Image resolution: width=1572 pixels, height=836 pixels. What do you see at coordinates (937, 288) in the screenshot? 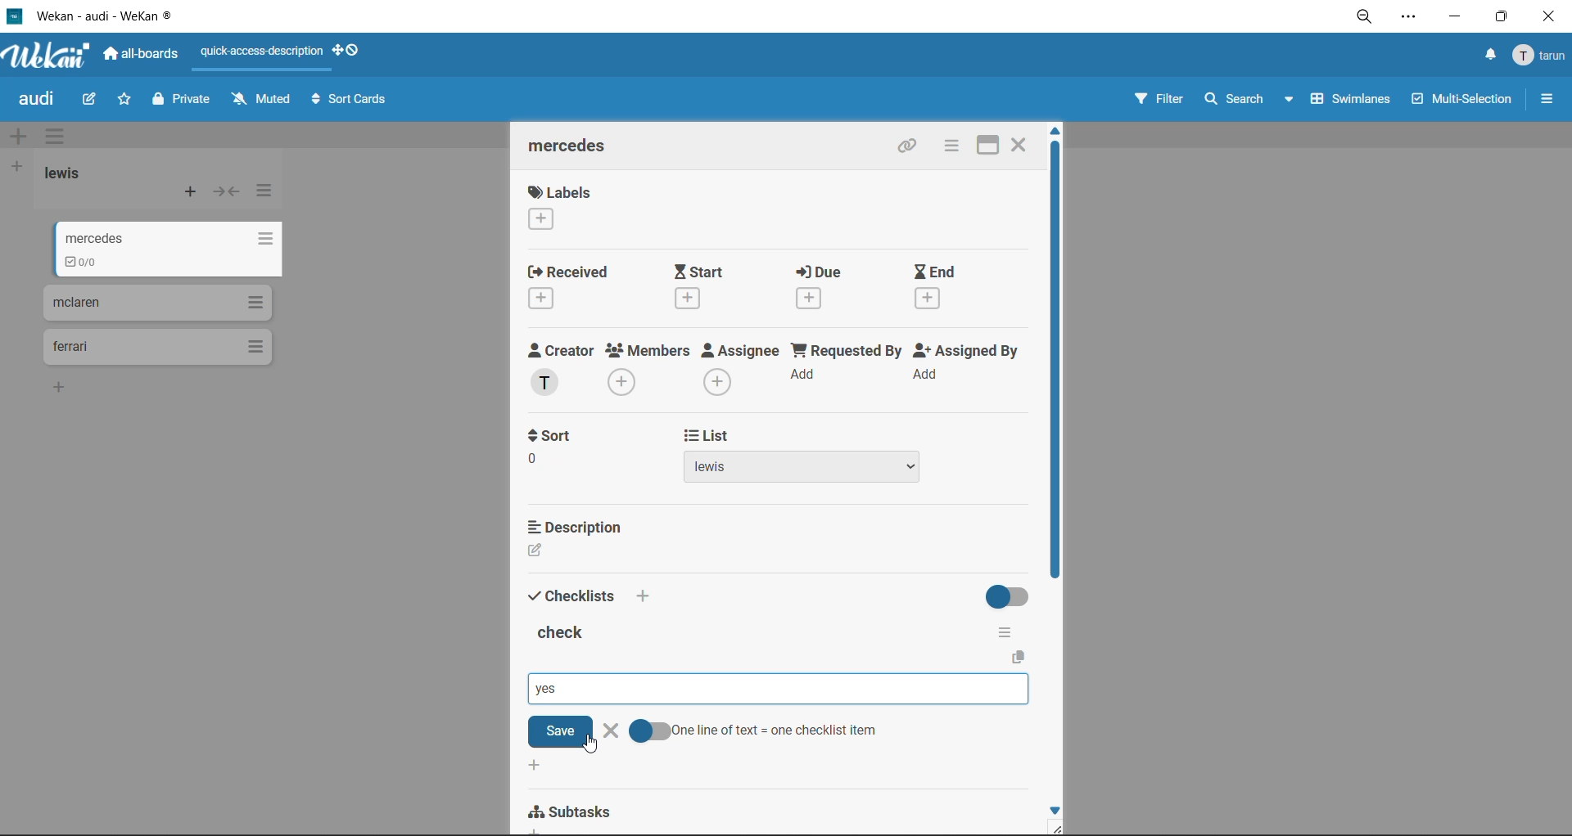
I see `end` at bounding box center [937, 288].